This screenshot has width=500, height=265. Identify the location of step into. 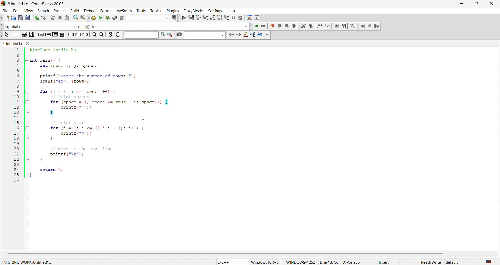
(205, 18).